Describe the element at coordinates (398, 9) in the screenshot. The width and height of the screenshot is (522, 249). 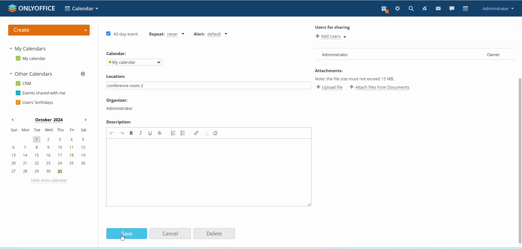
I see `settings` at that location.